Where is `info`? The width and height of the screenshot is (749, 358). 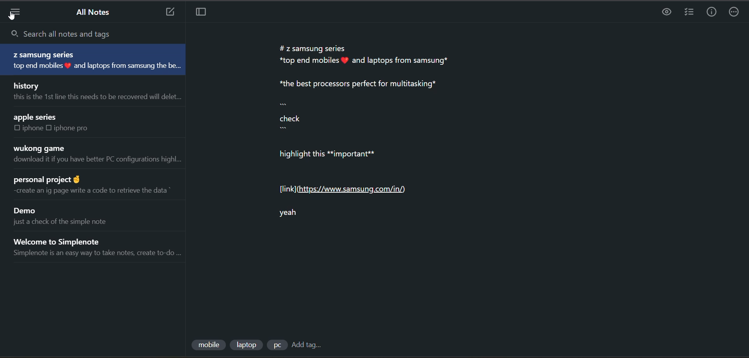
info is located at coordinates (712, 14).